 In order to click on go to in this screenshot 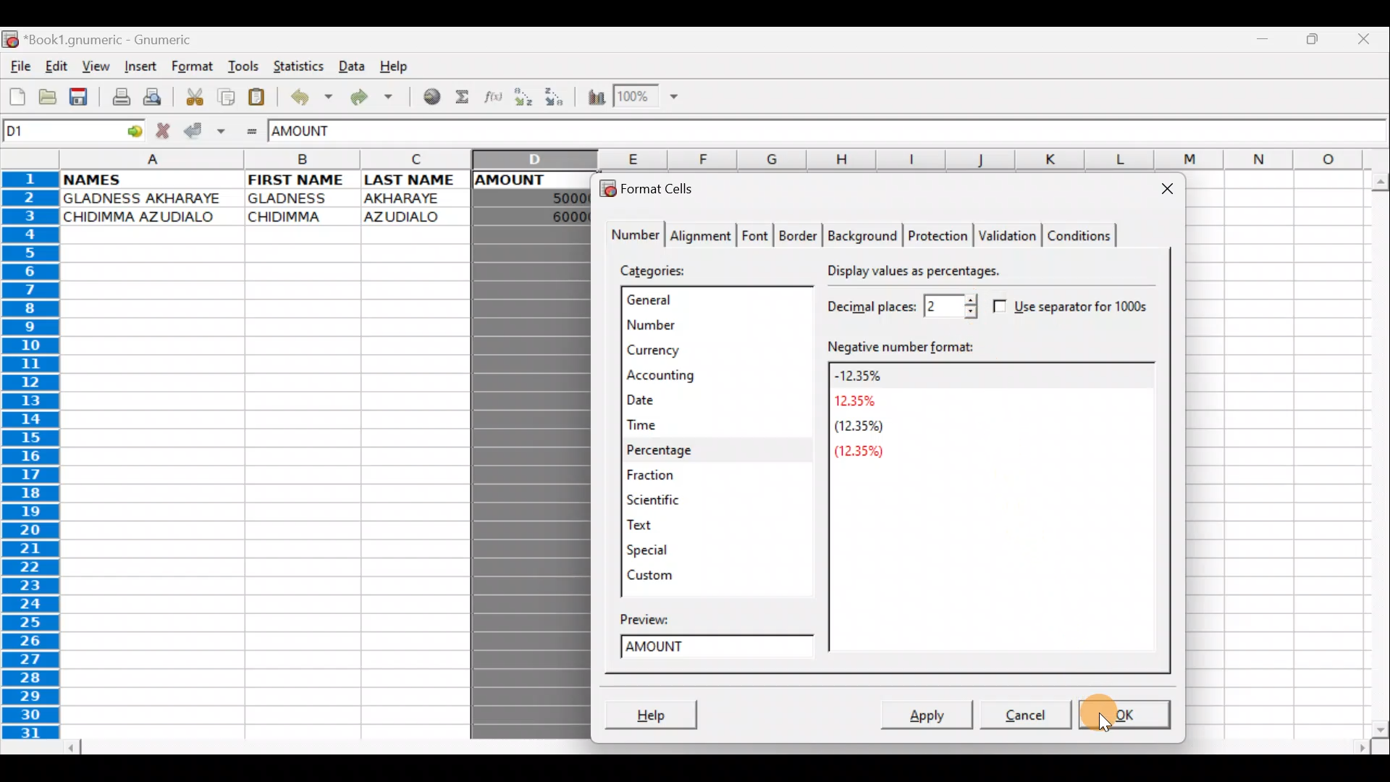, I will do `click(138, 132)`.